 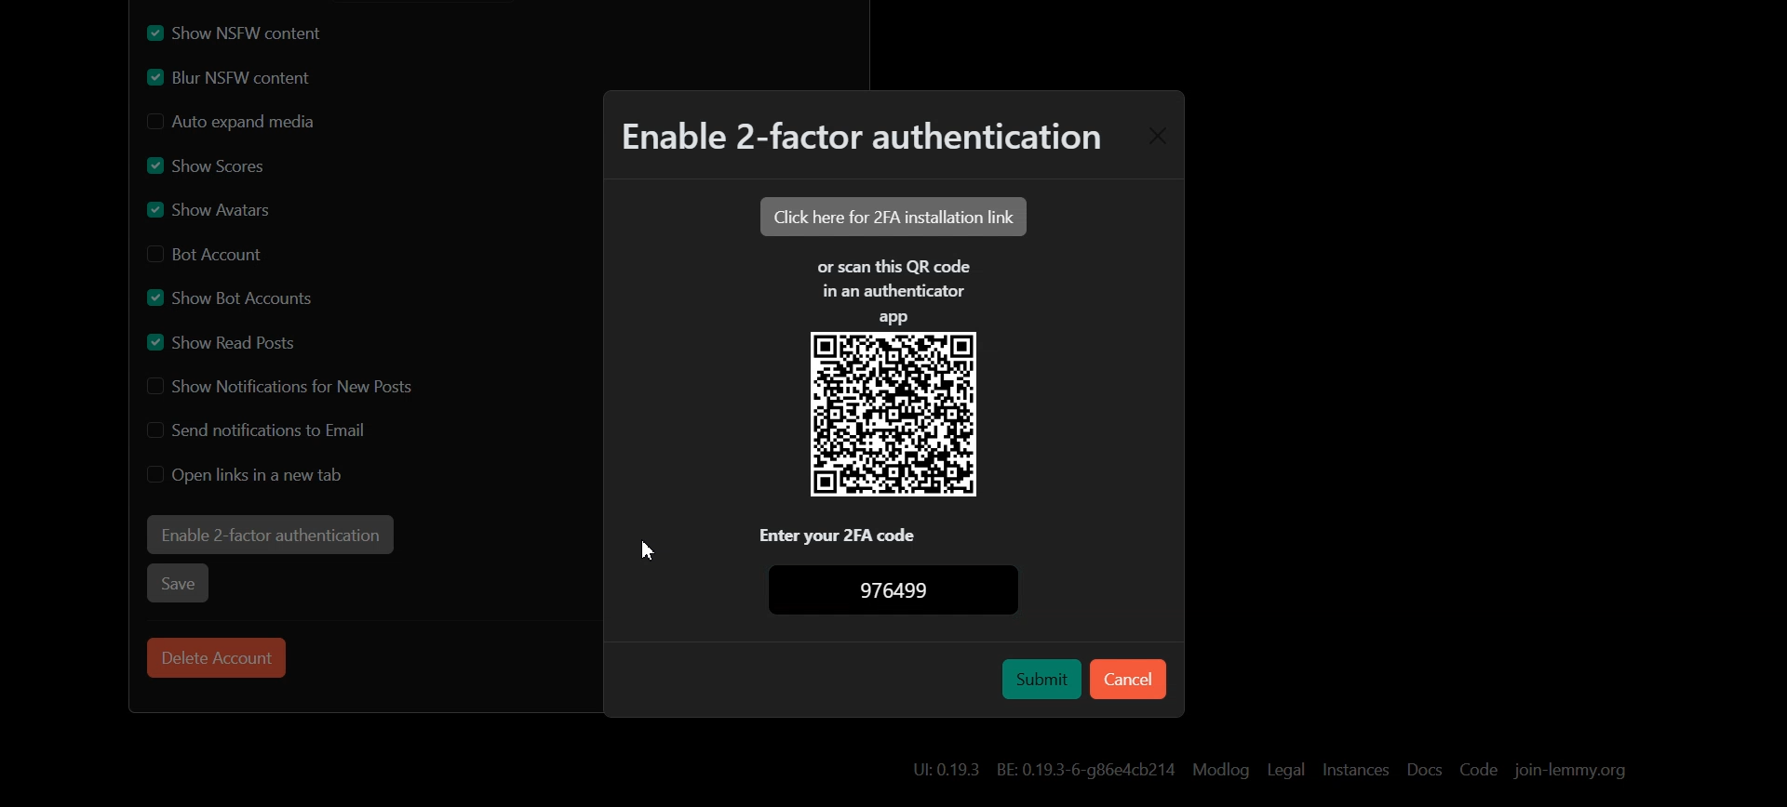 What do you see at coordinates (892, 216) in the screenshot?
I see `Click here for 2FA installation link` at bounding box center [892, 216].